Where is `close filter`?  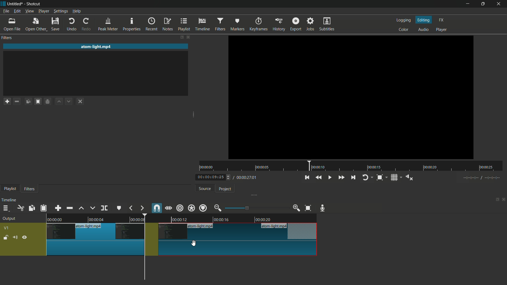
close filter is located at coordinates (188, 37).